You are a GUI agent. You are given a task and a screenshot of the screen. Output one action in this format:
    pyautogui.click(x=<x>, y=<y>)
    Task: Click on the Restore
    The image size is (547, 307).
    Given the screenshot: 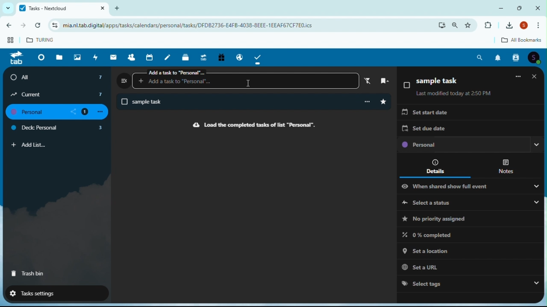 What is the action you would take?
    pyautogui.click(x=521, y=8)
    